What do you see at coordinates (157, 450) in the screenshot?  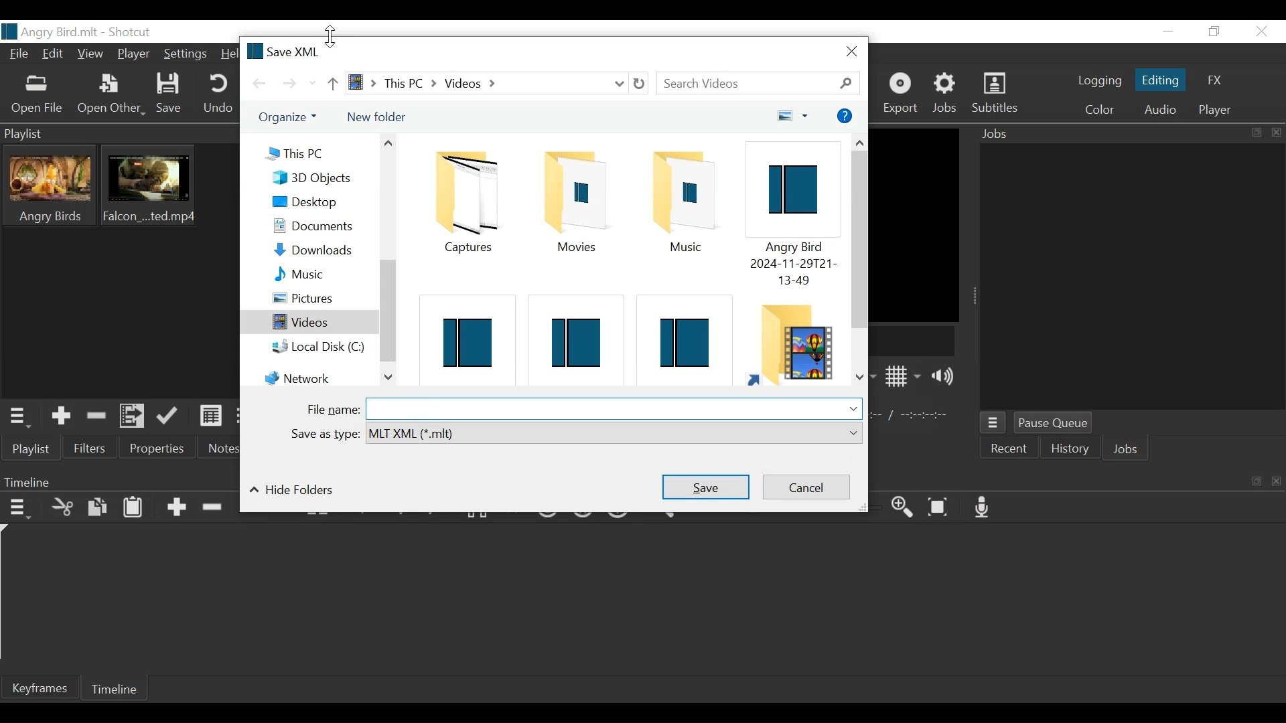 I see `Properties` at bounding box center [157, 450].